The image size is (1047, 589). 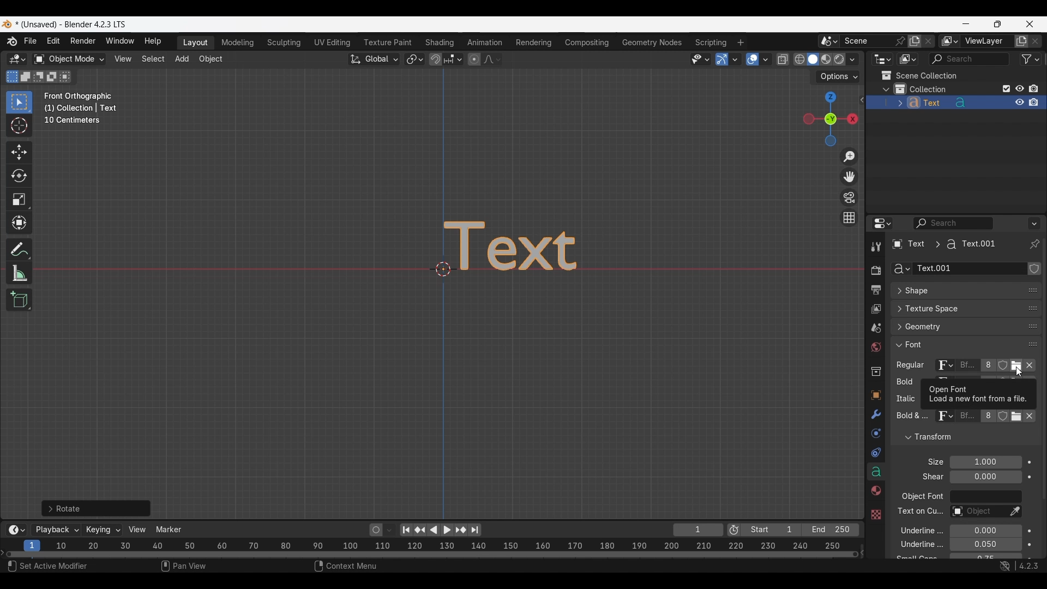 I want to click on Proportional editing falloff, so click(x=492, y=59).